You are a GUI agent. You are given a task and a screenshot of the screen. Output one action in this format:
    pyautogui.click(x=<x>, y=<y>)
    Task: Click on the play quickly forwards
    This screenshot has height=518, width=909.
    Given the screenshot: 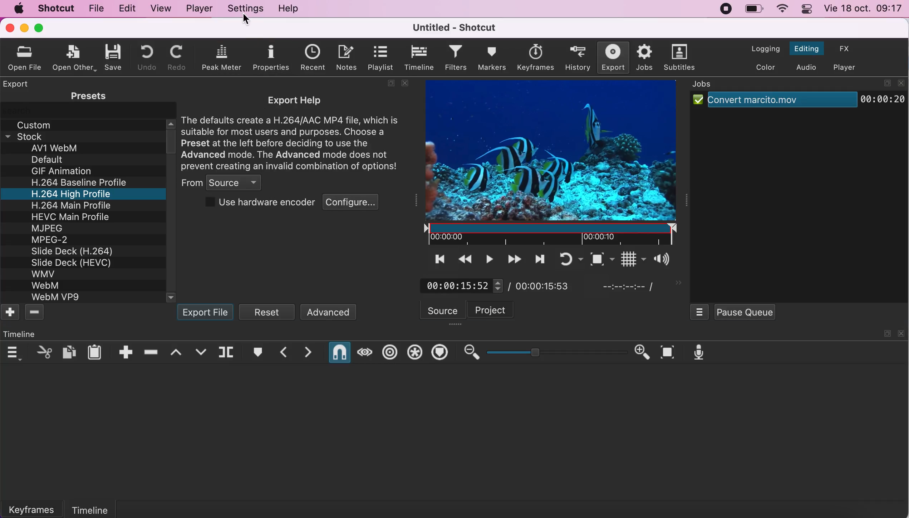 What is the action you would take?
    pyautogui.click(x=514, y=259)
    